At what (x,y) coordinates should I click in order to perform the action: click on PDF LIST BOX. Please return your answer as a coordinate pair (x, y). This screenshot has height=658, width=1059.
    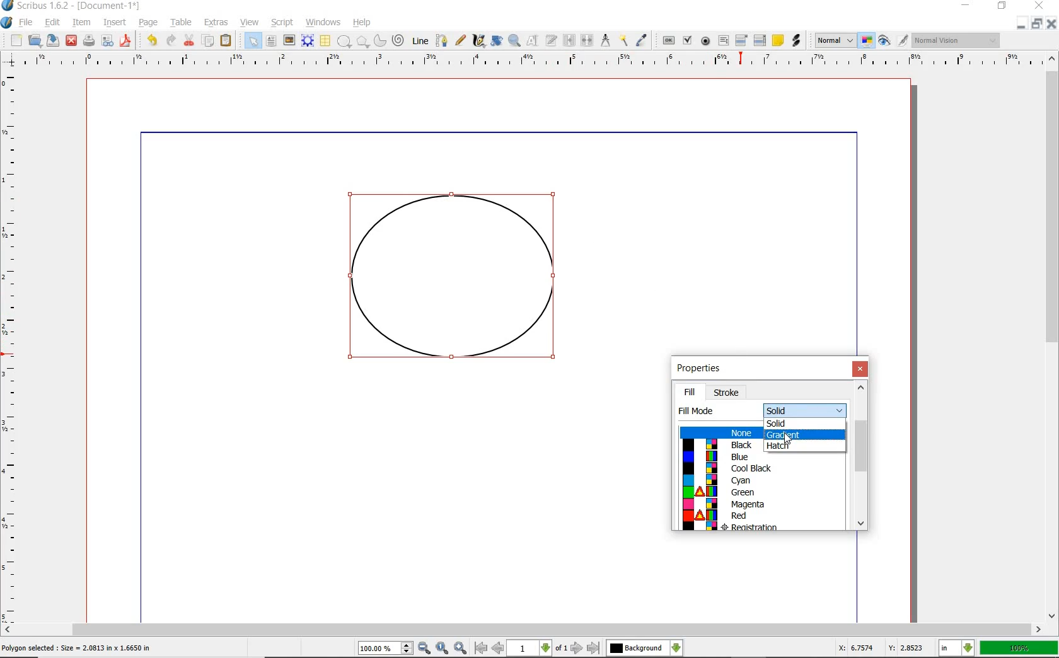
    Looking at the image, I should click on (761, 40).